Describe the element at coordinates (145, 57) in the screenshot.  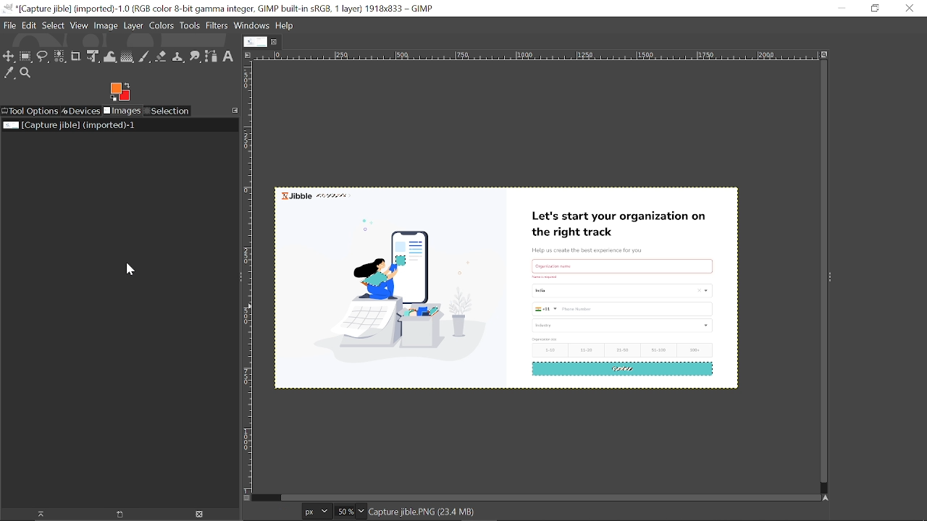
I see `Paintbrush tool` at that location.